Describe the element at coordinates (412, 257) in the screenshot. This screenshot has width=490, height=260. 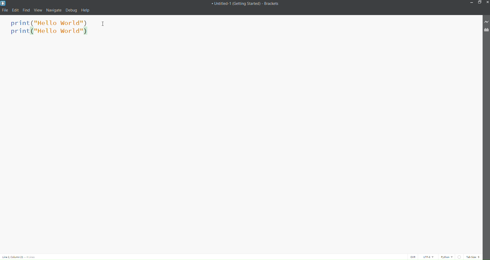
I see `ovr` at that location.